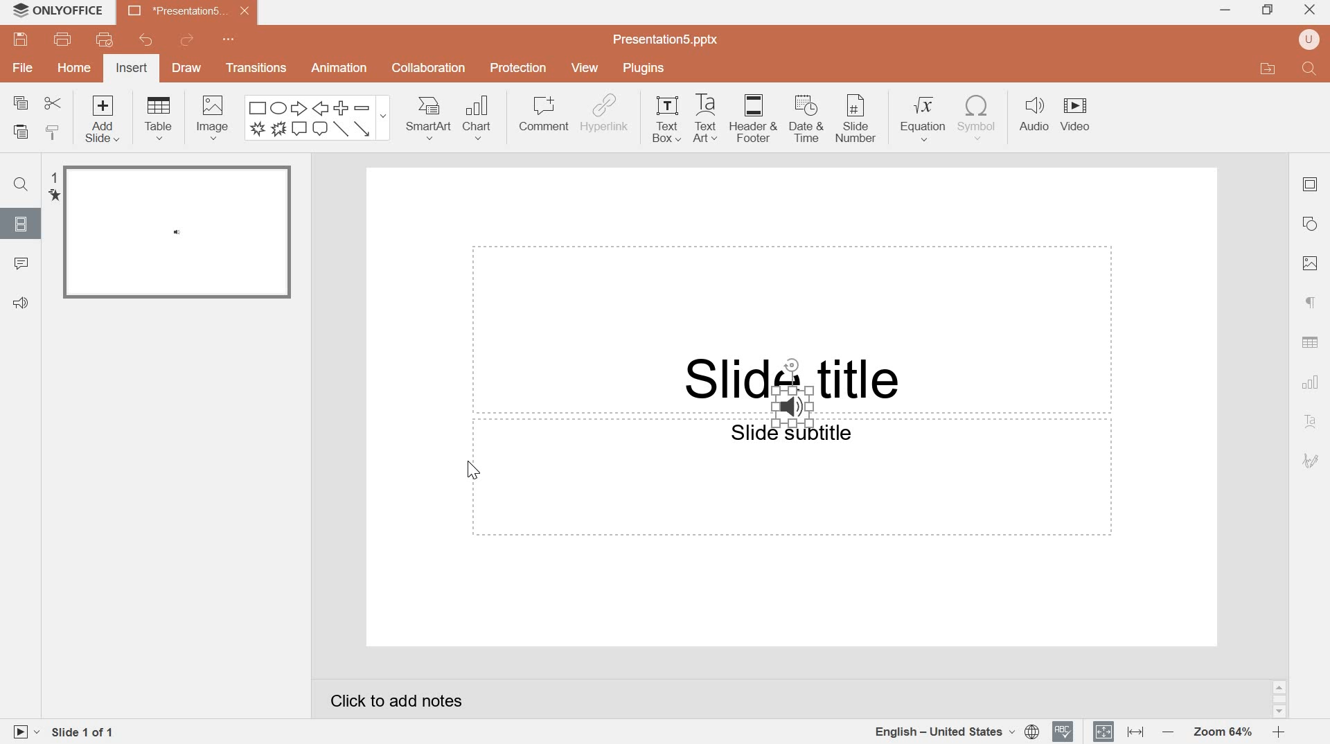  I want to click on Draw, so click(186, 69).